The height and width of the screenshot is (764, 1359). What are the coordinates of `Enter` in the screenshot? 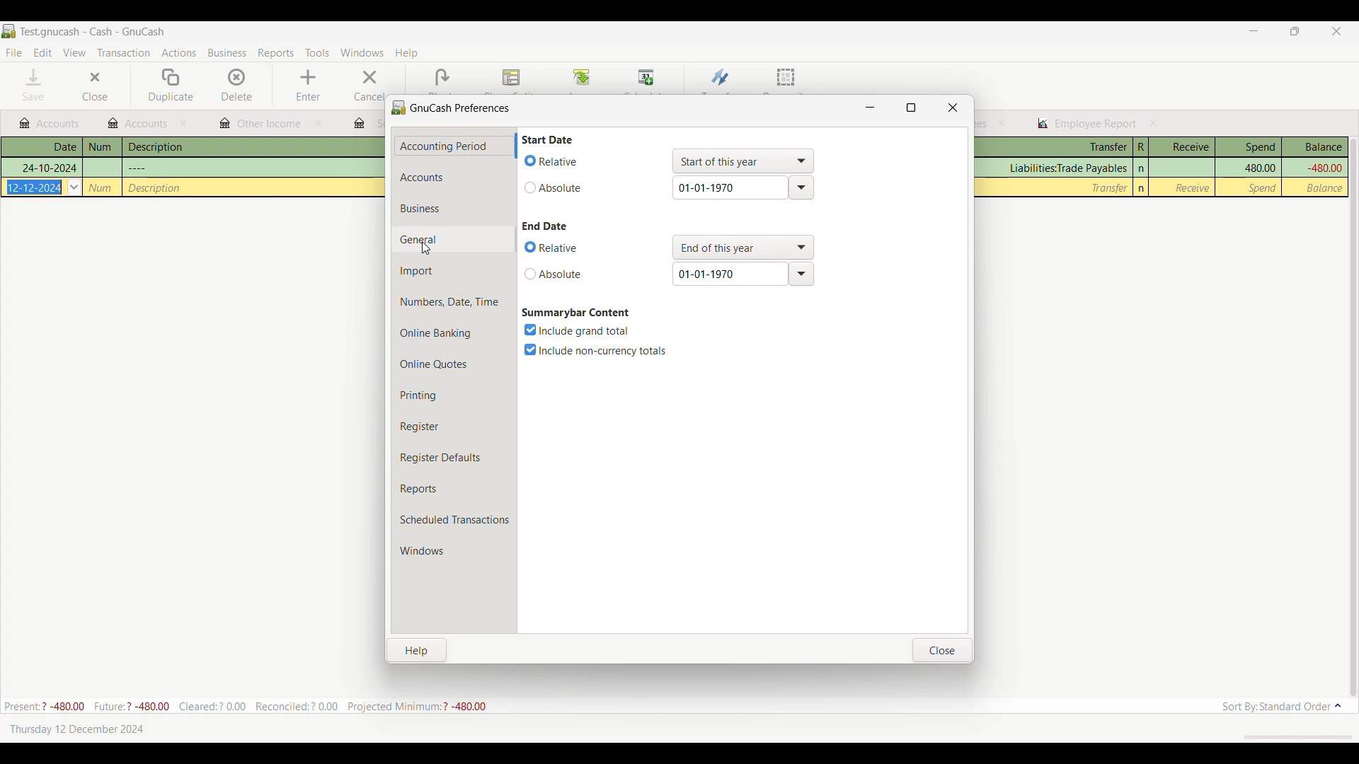 It's located at (307, 86).